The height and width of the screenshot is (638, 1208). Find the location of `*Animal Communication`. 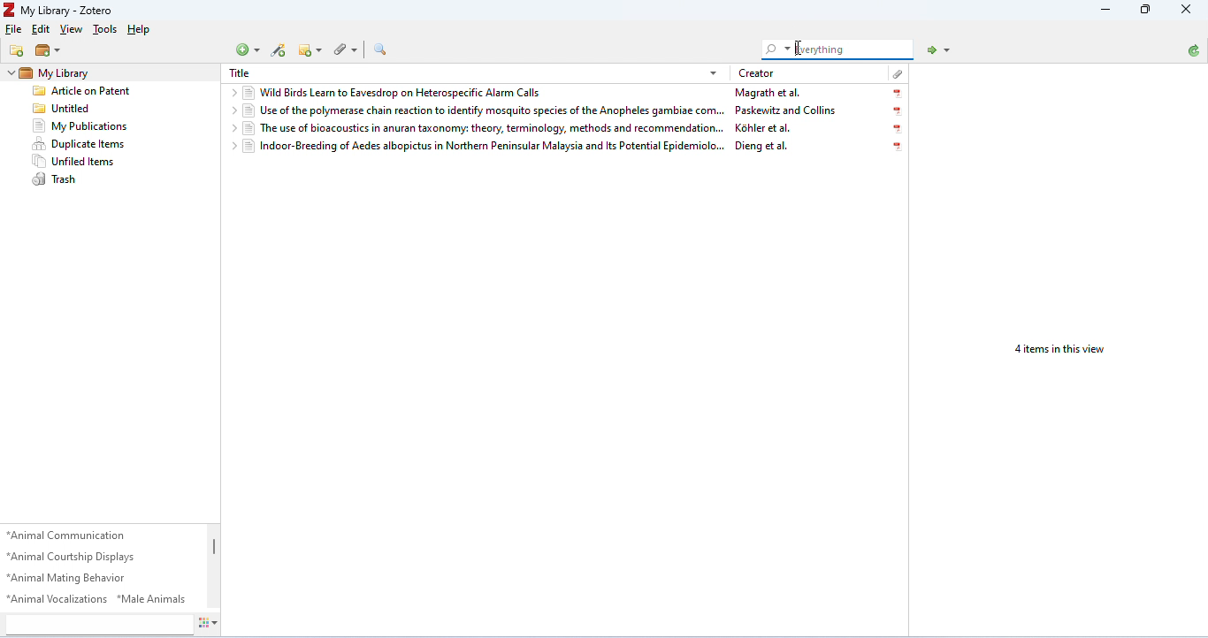

*Animal Communication is located at coordinates (71, 535).